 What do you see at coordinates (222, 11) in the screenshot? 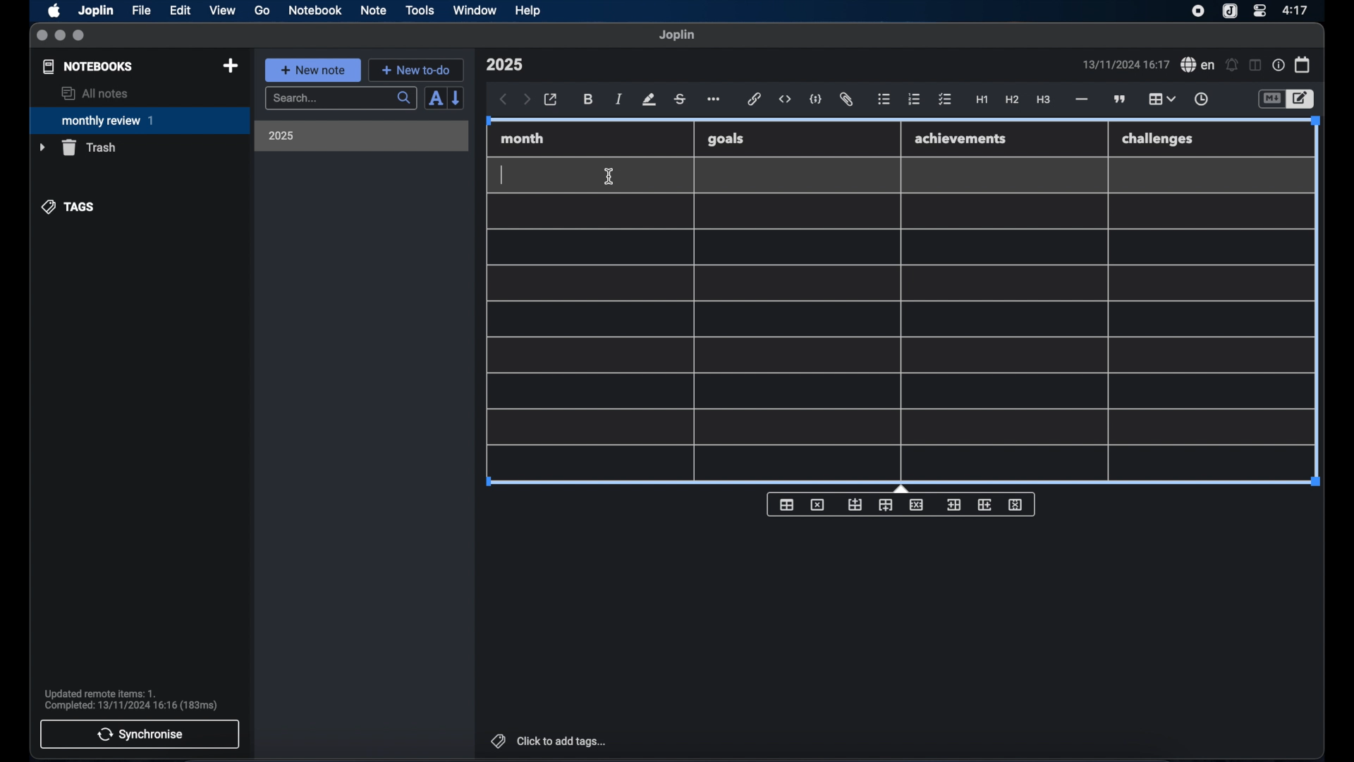
I see `view` at bounding box center [222, 11].